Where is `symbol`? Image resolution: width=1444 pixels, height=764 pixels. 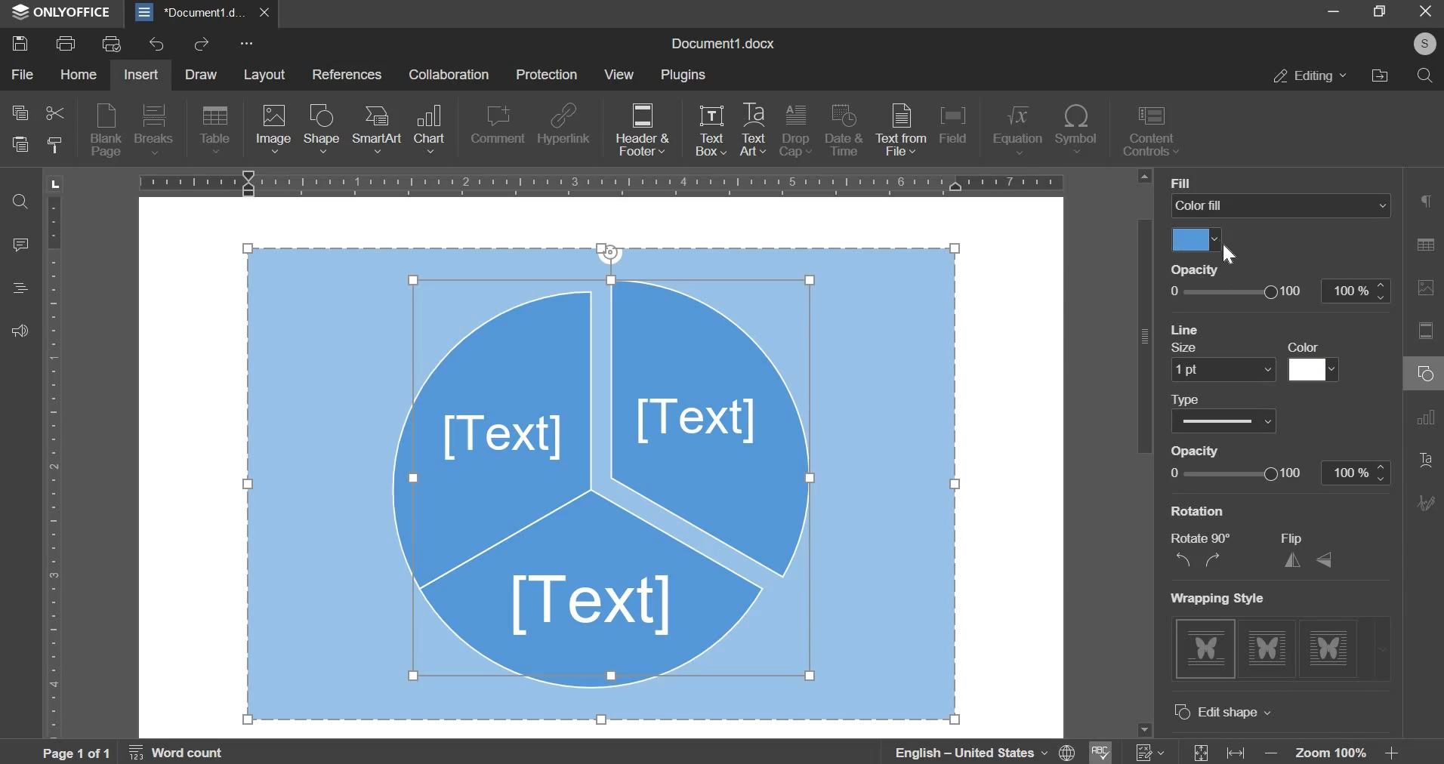 symbol is located at coordinates (1077, 129).